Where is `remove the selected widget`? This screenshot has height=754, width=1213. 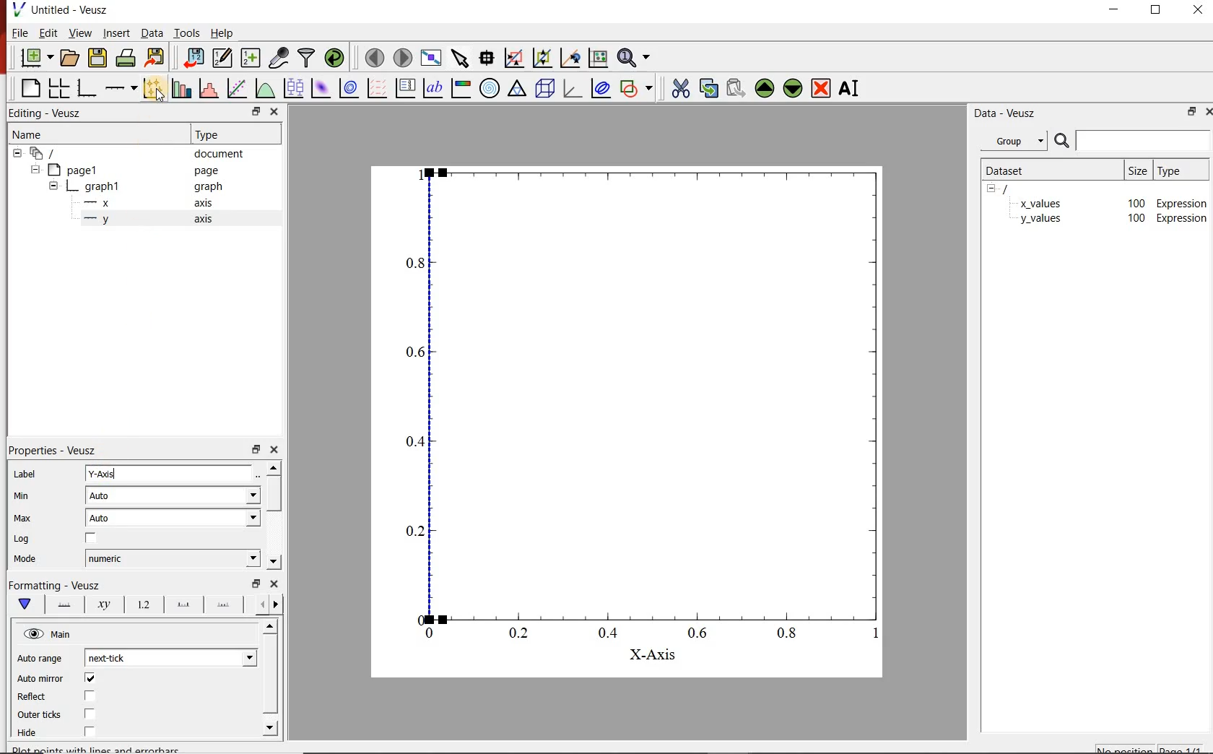
remove the selected widget is located at coordinates (821, 90).